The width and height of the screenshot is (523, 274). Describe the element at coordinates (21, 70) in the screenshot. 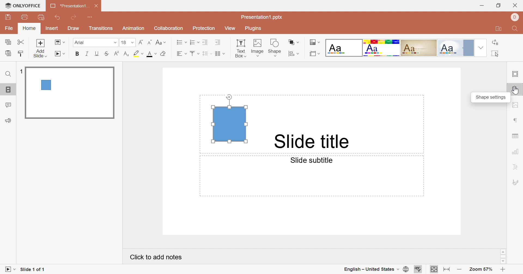

I see `1` at that location.